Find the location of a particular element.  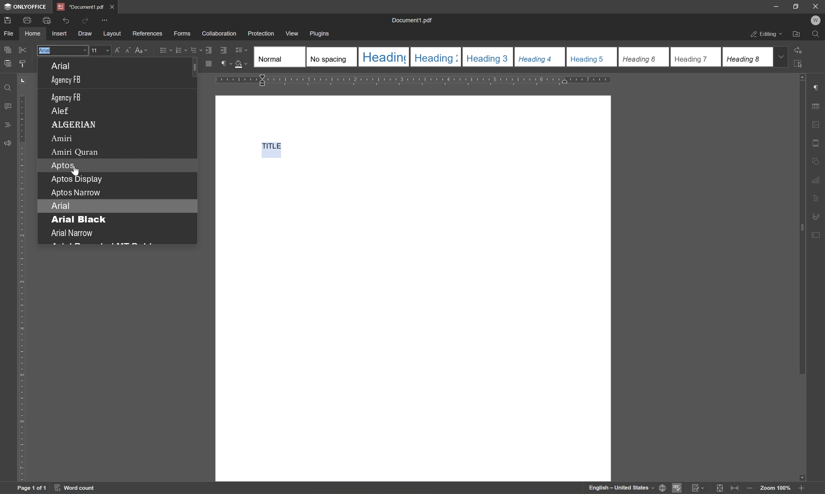

replace is located at coordinates (797, 51).